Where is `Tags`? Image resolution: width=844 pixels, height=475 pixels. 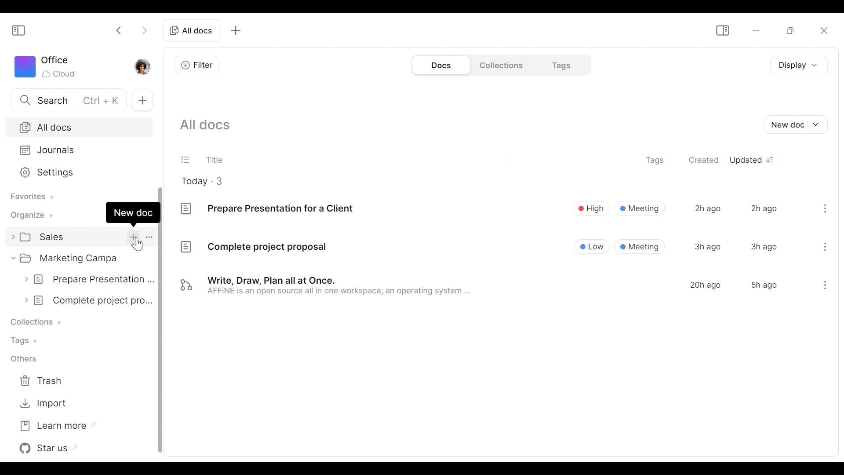 Tags is located at coordinates (28, 340).